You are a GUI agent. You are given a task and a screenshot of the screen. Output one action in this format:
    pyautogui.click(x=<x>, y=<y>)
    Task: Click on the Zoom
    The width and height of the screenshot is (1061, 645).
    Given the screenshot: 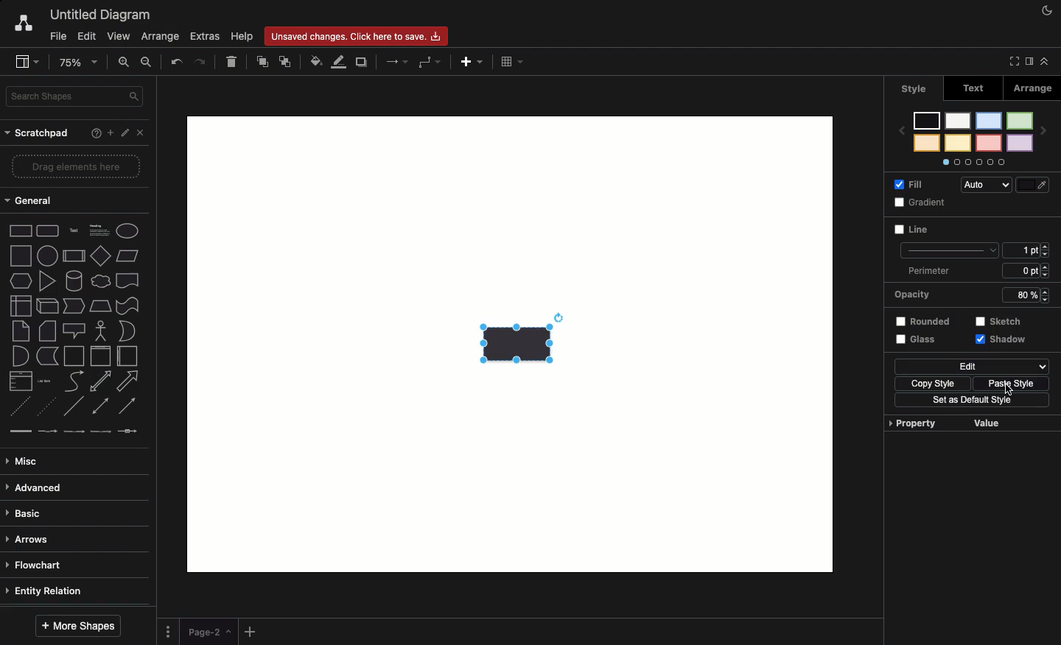 What is the action you would take?
    pyautogui.click(x=77, y=63)
    